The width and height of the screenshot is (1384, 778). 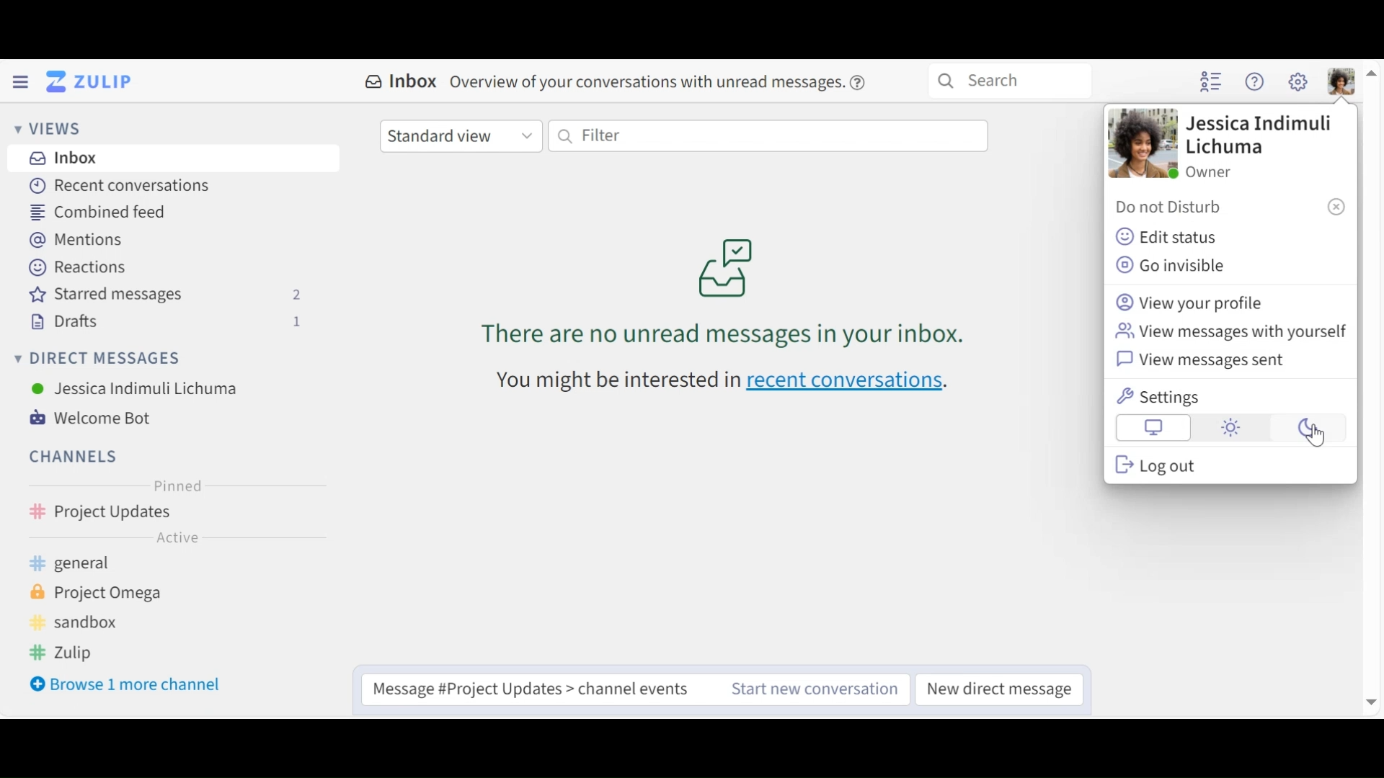 I want to click on Hide user list, so click(x=1212, y=83).